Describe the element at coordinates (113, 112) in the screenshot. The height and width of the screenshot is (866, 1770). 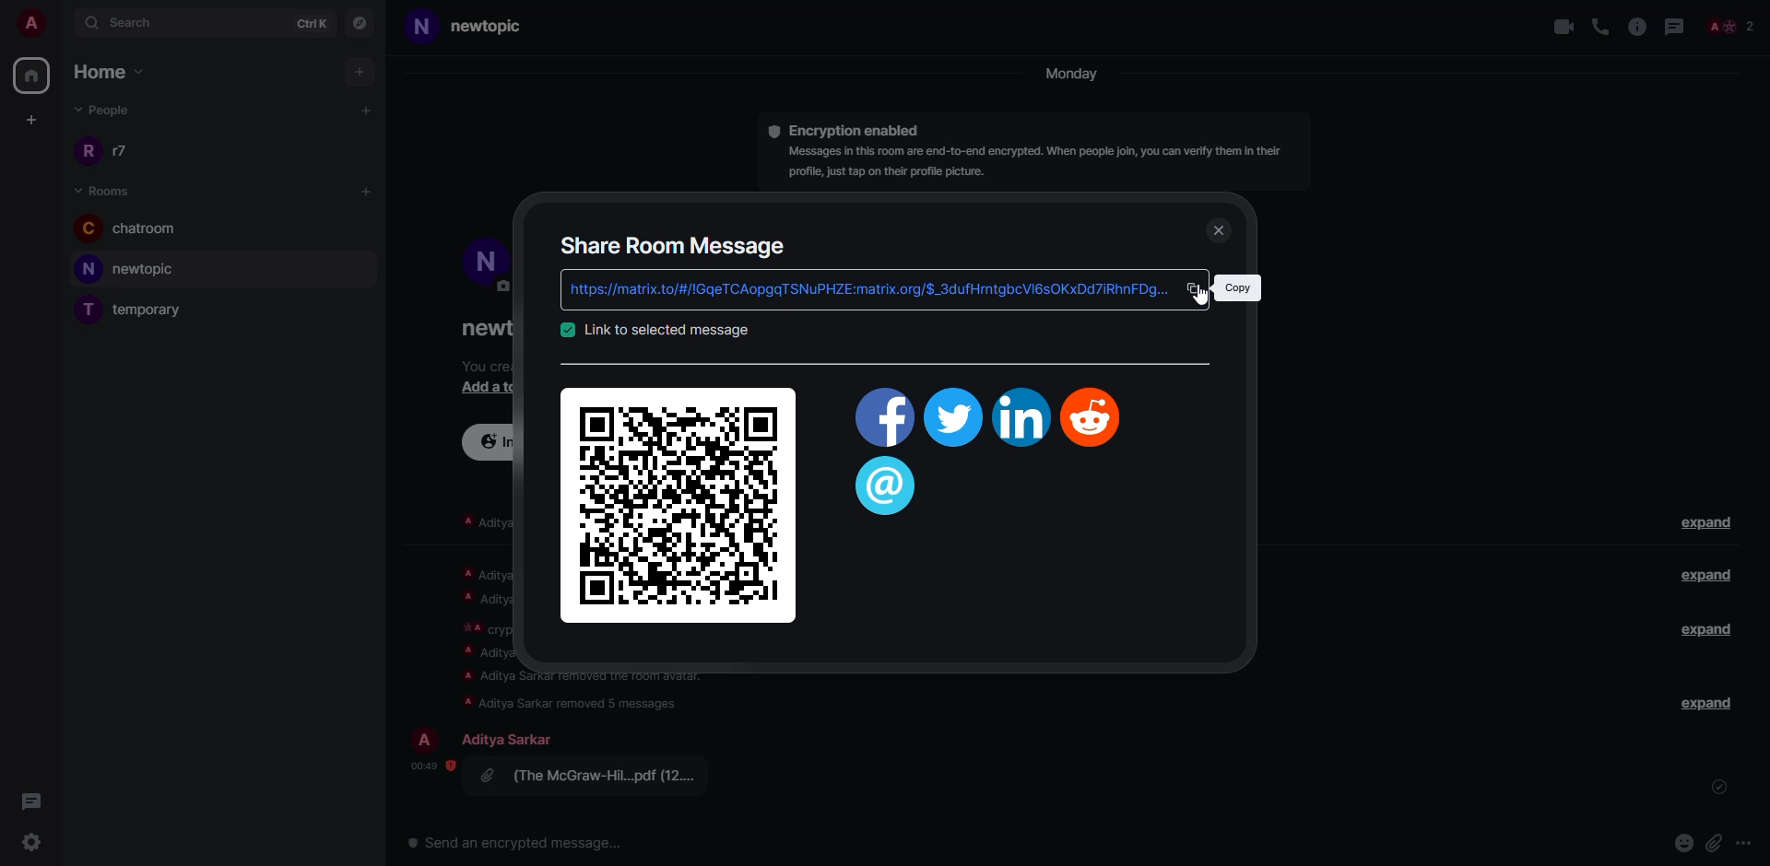
I see `people` at that location.